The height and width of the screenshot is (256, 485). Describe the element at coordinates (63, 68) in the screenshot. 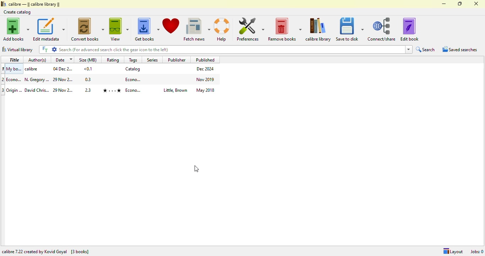

I see `04 December 2024` at that location.